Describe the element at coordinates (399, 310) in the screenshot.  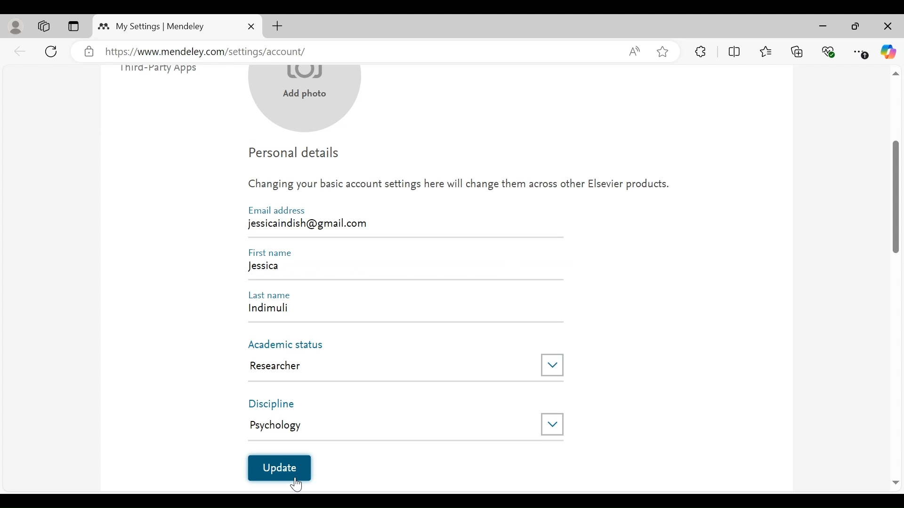
I see `Last Name Field ` at that location.